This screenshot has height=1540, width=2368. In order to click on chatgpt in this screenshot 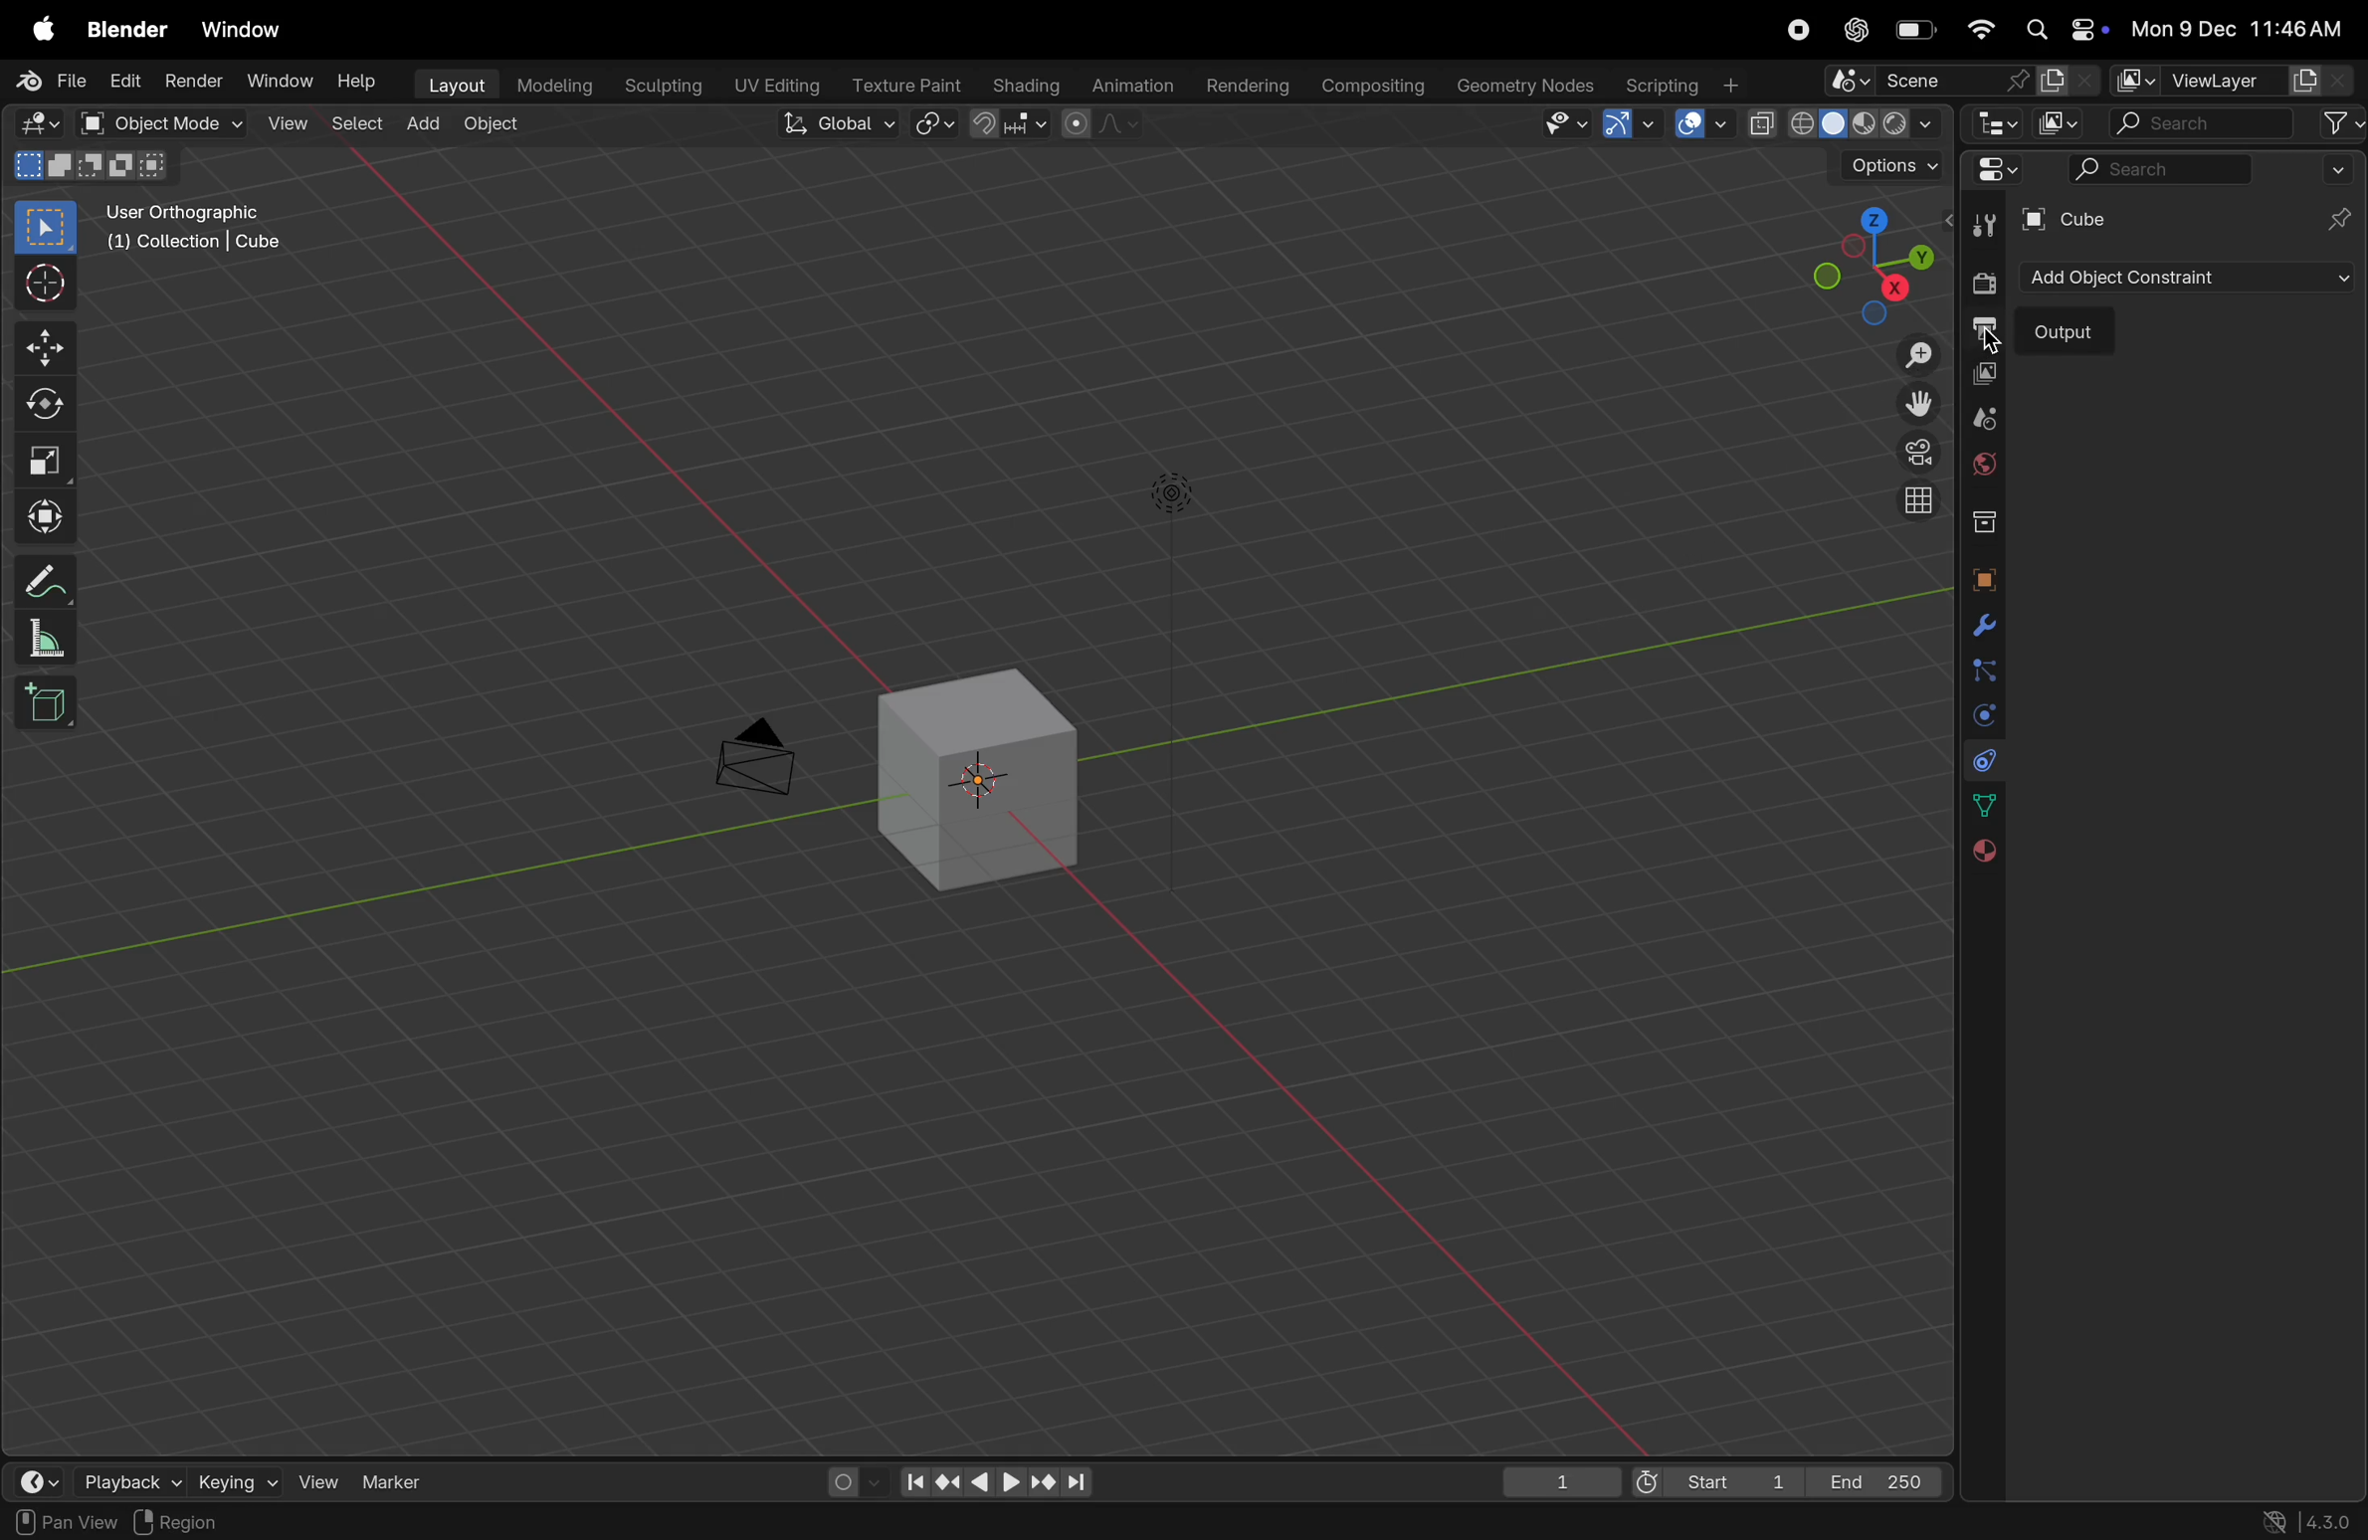, I will do `click(1854, 32)`.